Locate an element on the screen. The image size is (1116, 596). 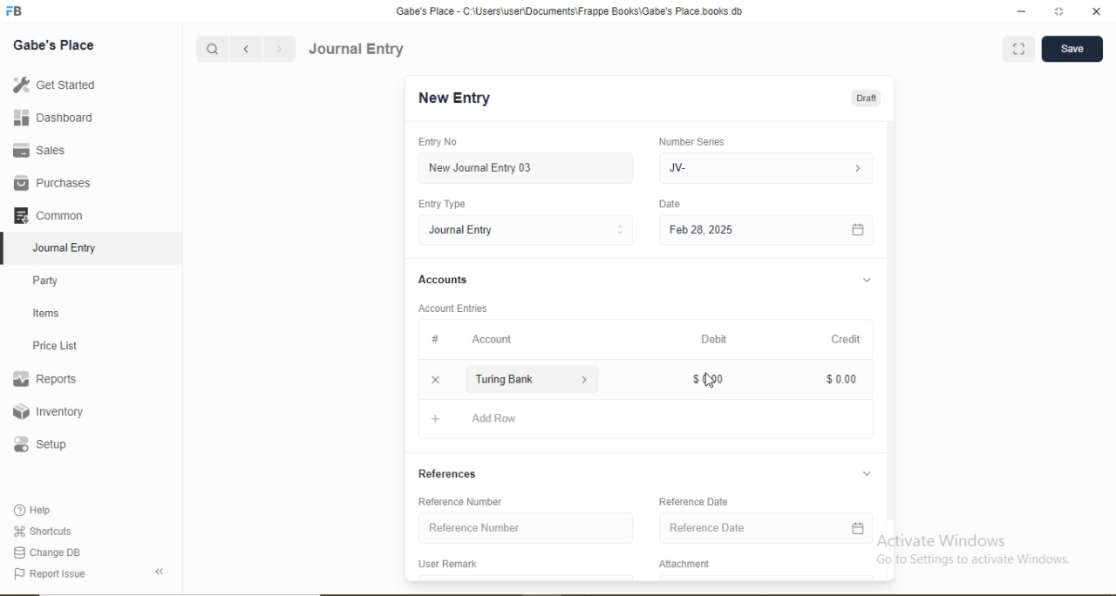
Shortcuts is located at coordinates (41, 531).